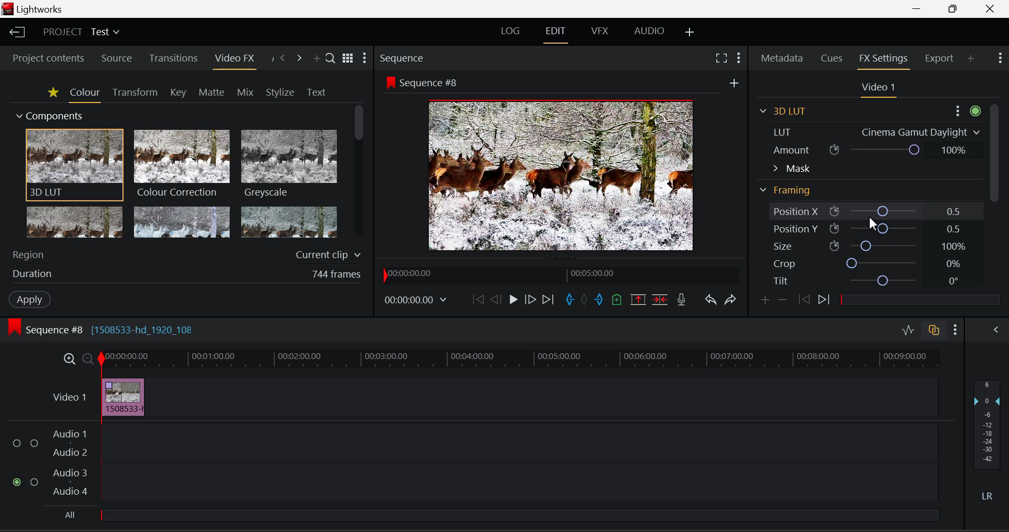  Describe the element at coordinates (182, 223) in the screenshot. I see `Mosaic` at that location.